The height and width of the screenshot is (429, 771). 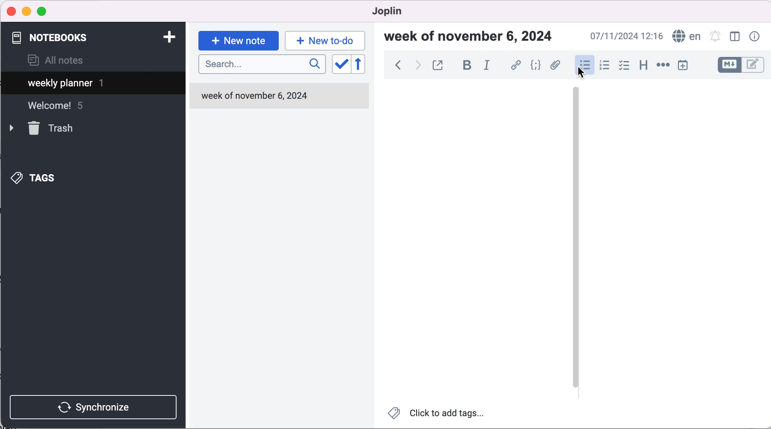 What do you see at coordinates (442, 415) in the screenshot?
I see `click to add tags` at bounding box center [442, 415].